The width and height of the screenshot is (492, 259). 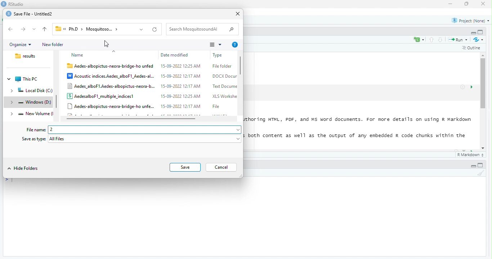 What do you see at coordinates (441, 40) in the screenshot?
I see `down` at bounding box center [441, 40].